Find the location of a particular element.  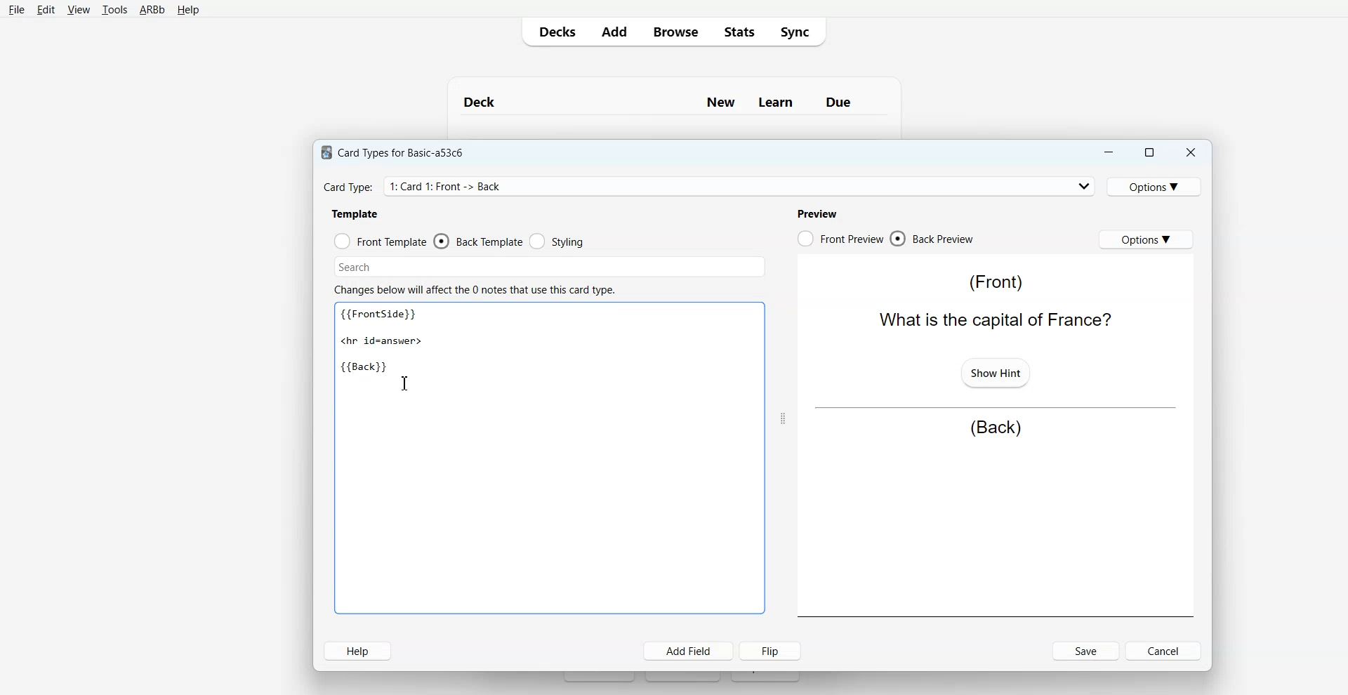

Edit is located at coordinates (46, 10).